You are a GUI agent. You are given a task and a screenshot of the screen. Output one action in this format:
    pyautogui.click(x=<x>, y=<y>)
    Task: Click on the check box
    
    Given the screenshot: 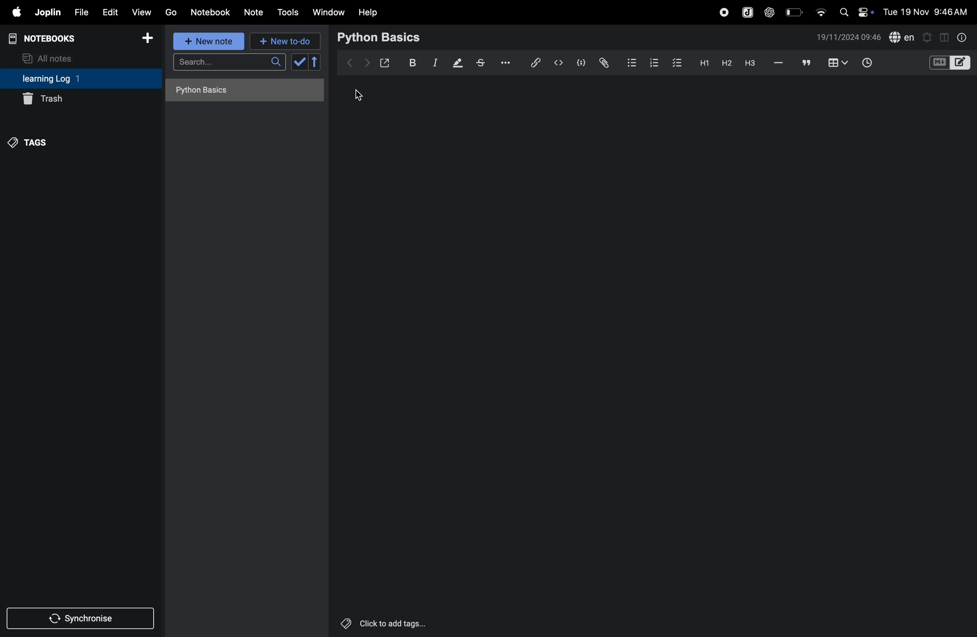 What is the action you would take?
    pyautogui.click(x=308, y=62)
    